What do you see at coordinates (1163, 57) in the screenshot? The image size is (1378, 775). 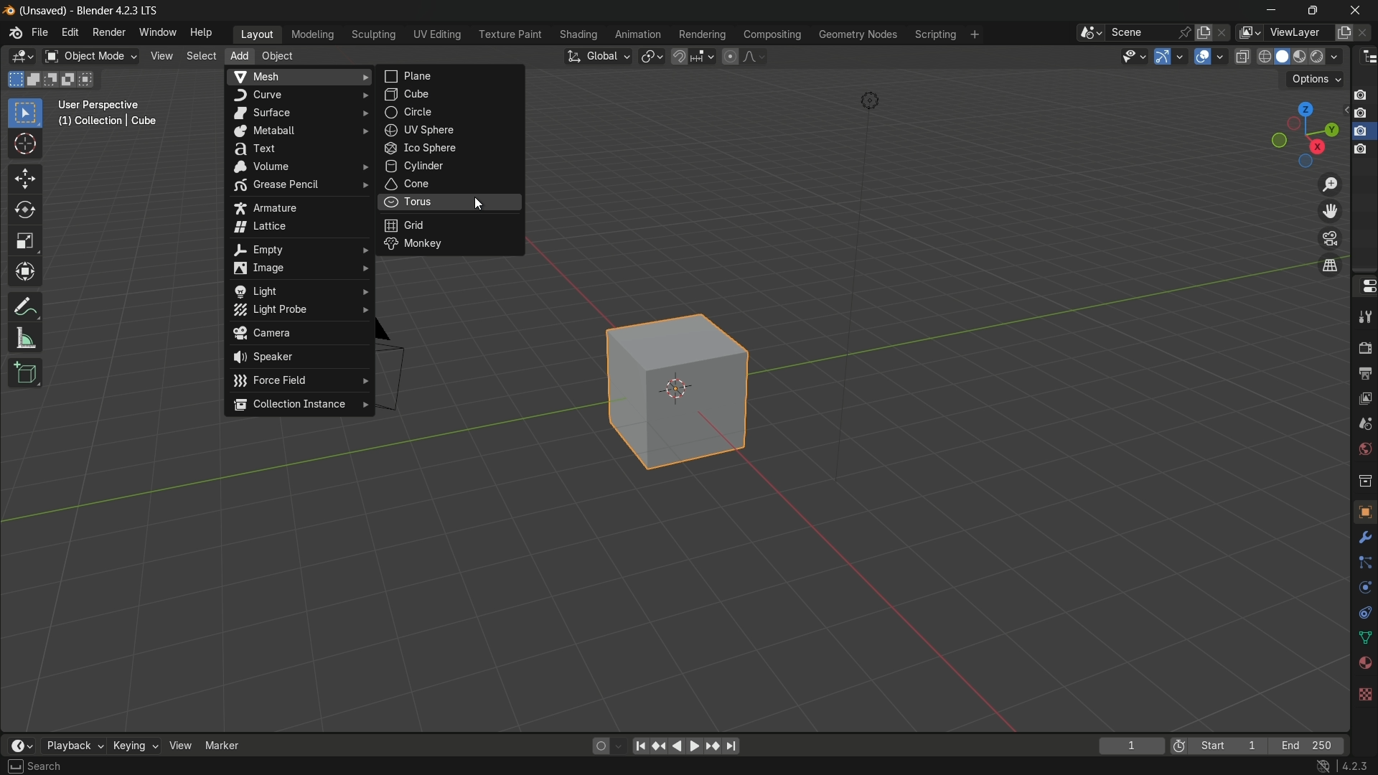 I see `show gizmo` at bounding box center [1163, 57].